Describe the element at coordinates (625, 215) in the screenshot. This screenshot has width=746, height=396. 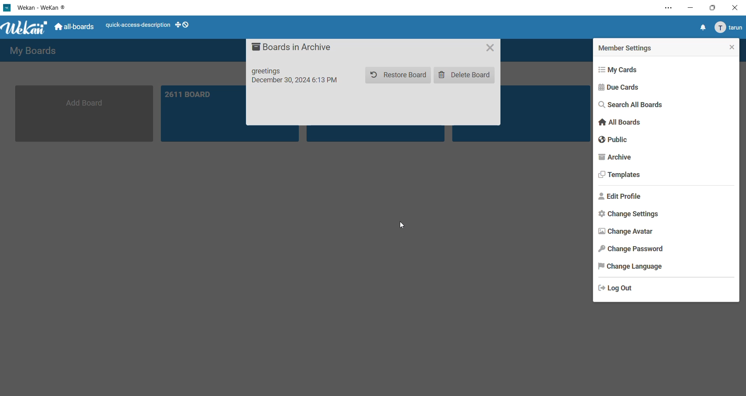
I see `change settings` at that location.